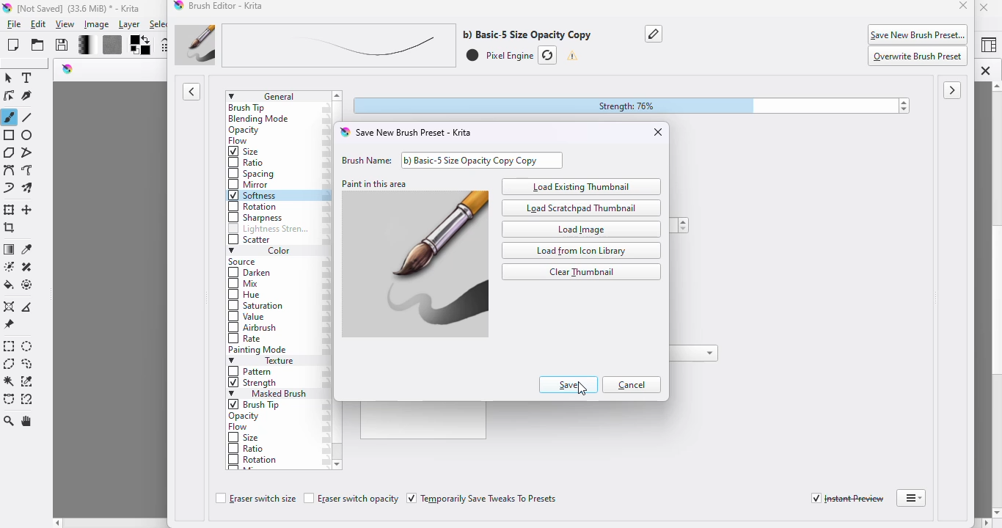  Describe the element at coordinates (109, 45) in the screenshot. I see `fill patterns` at that location.